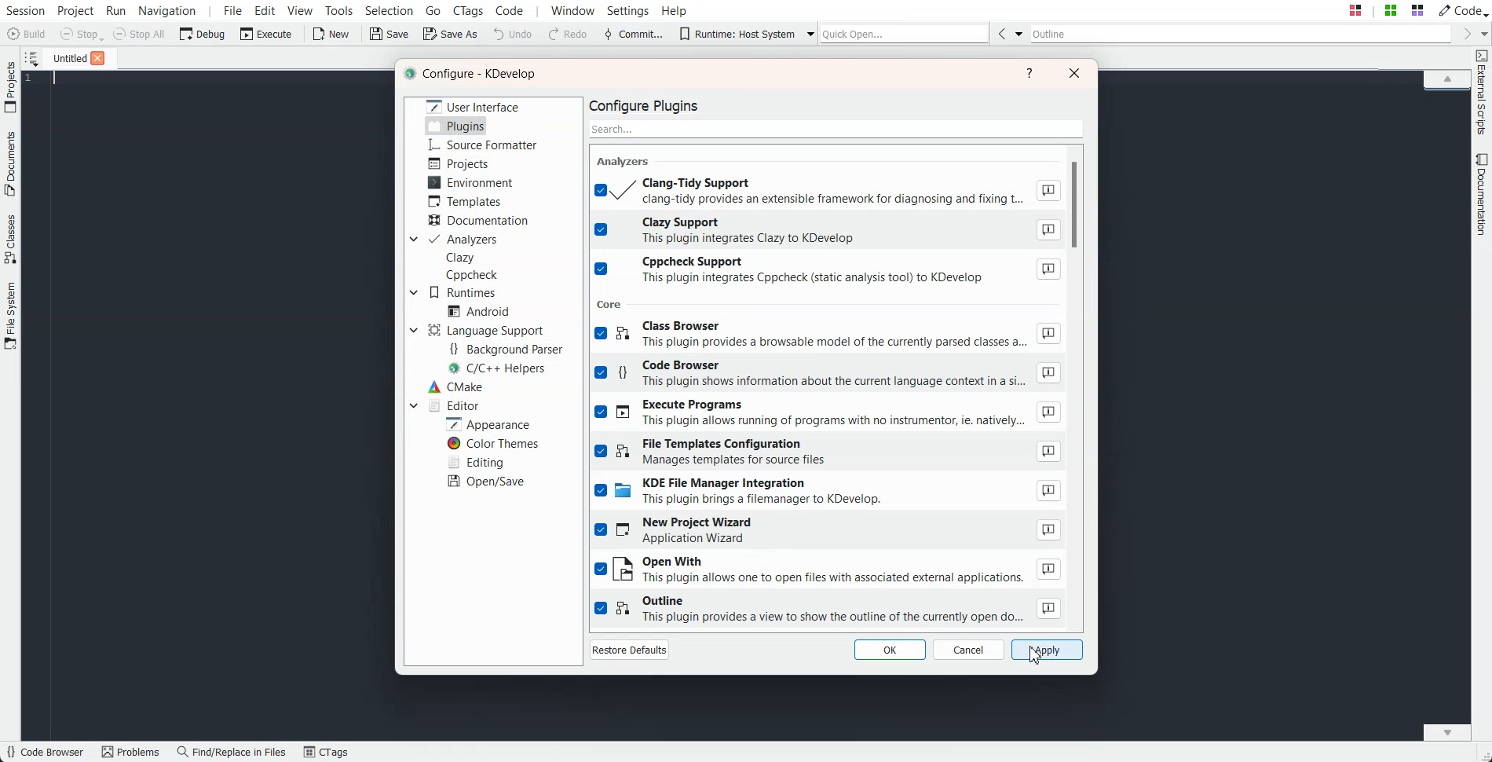 The width and height of the screenshot is (1492, 762). Describe the element at coordinates (478, 311) in the screenshot. I see `Android` at that location.